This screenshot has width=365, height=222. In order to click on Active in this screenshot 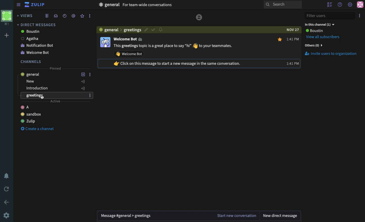, I will do `click(55, 101)`.